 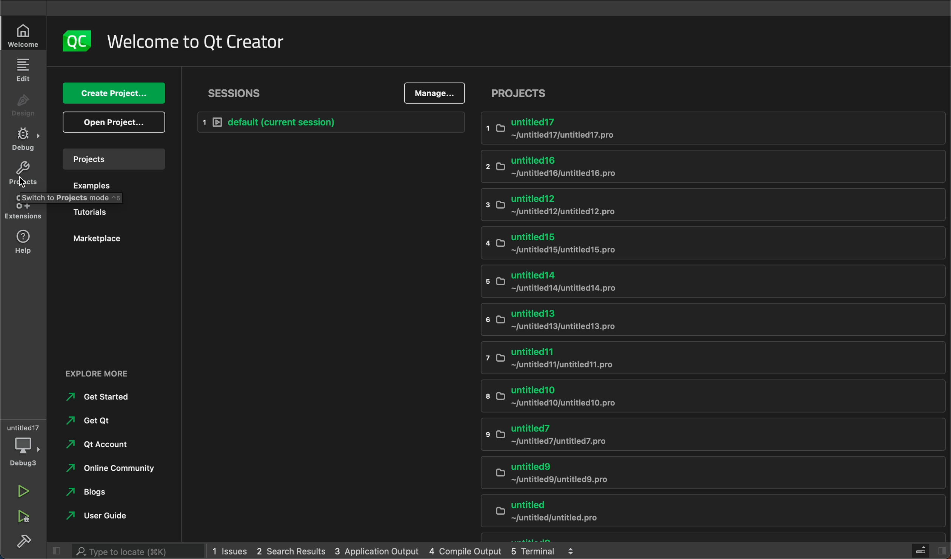 I want to click on debug, so click(x=23, y=138).